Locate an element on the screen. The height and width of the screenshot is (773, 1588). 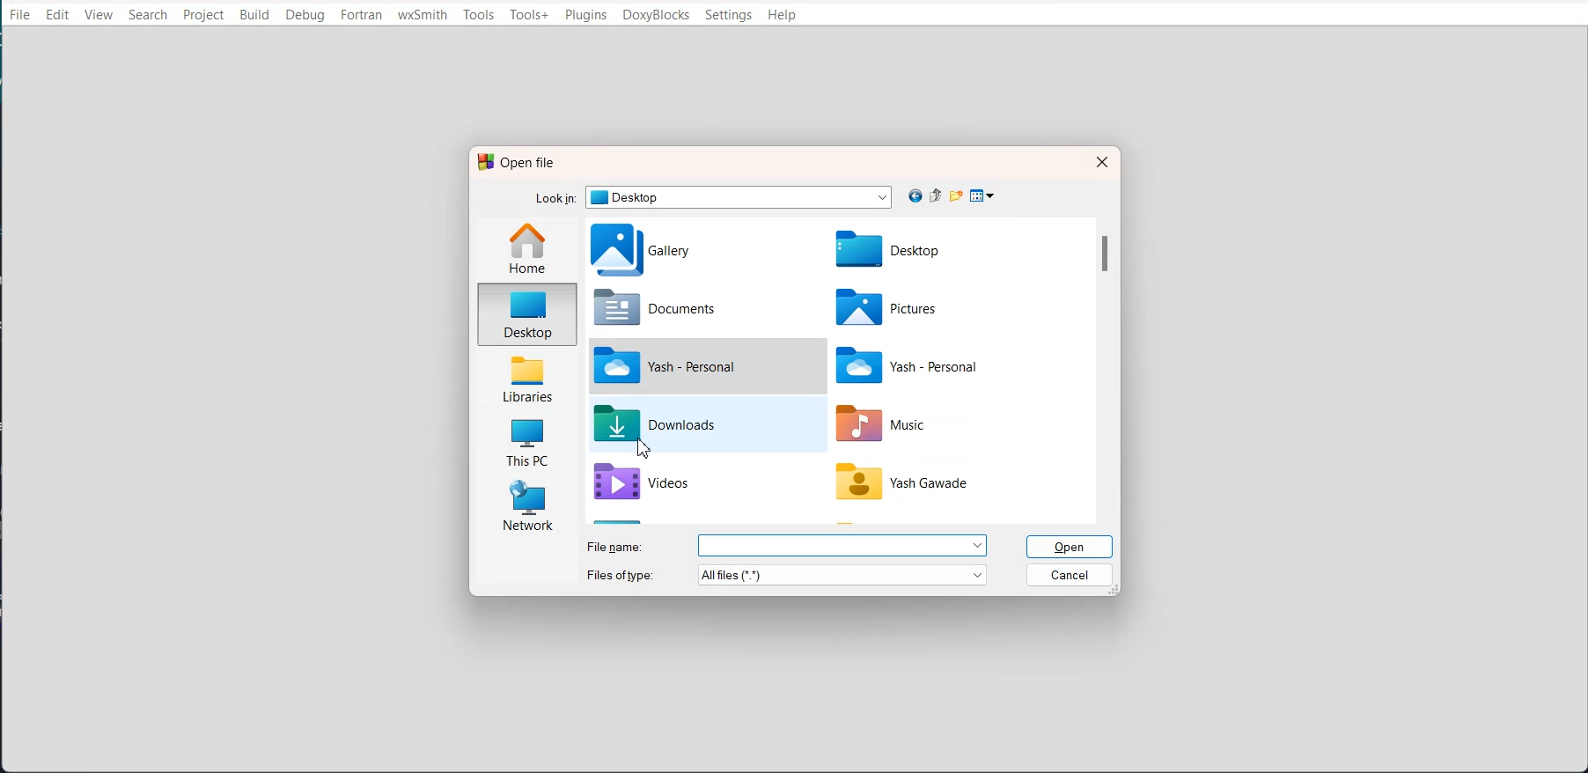
View is located at coordinates (101, 14).